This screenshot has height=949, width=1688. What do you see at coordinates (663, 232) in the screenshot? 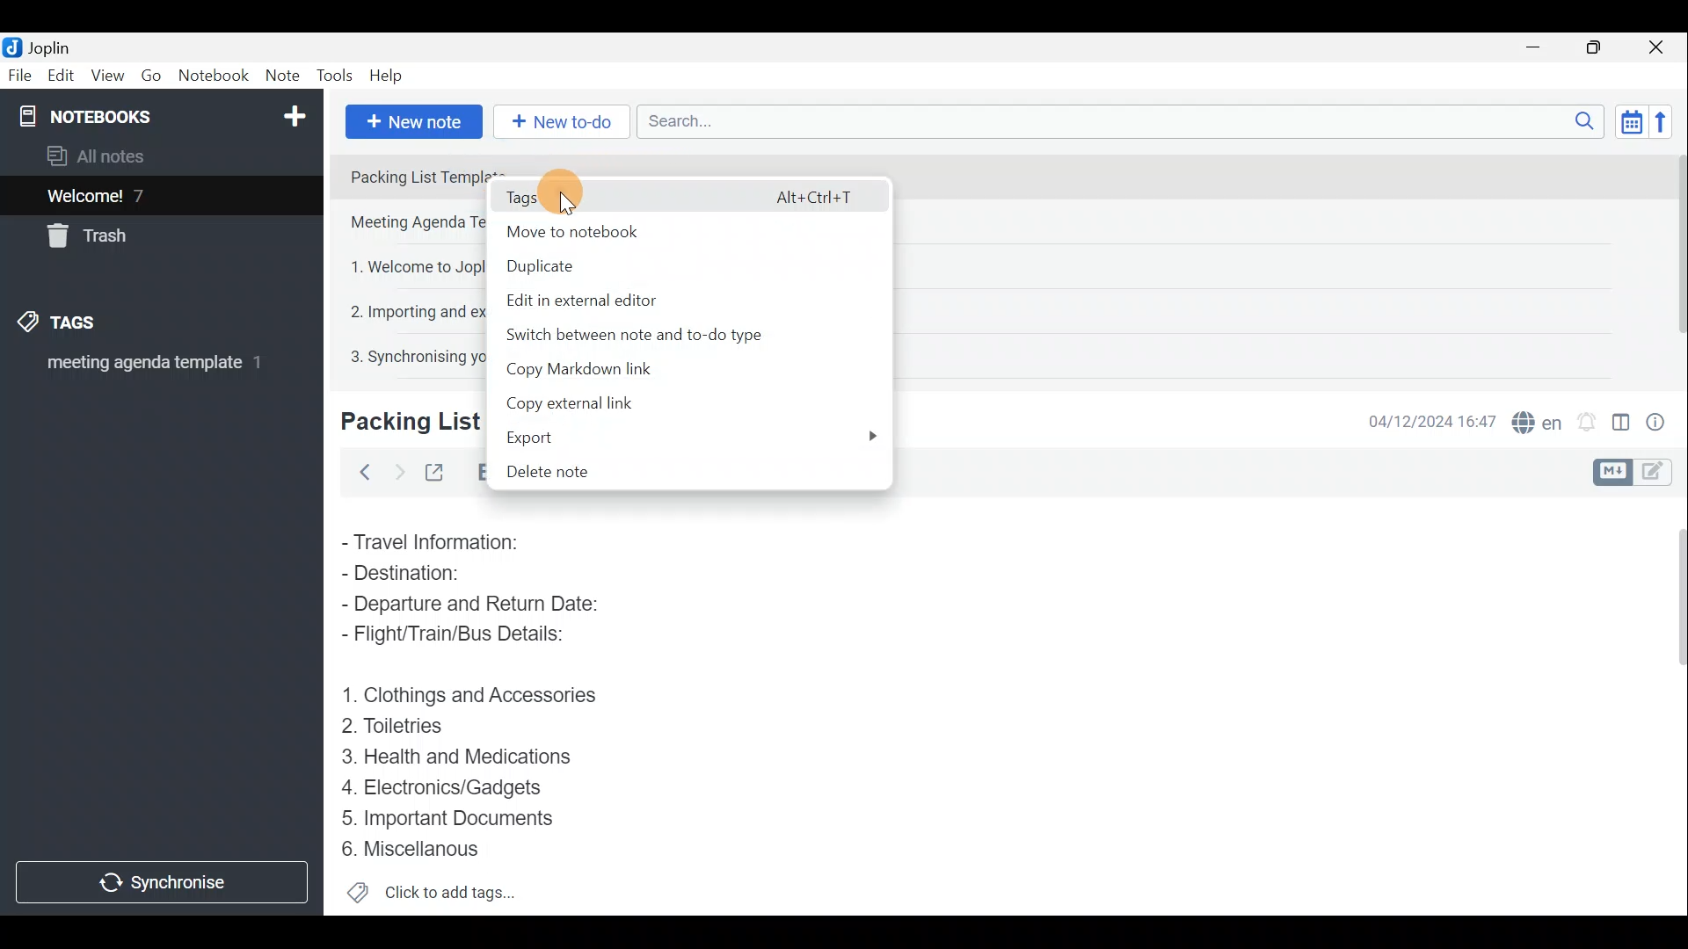
I see `Move to notebook` at bounding box center [663, 232].